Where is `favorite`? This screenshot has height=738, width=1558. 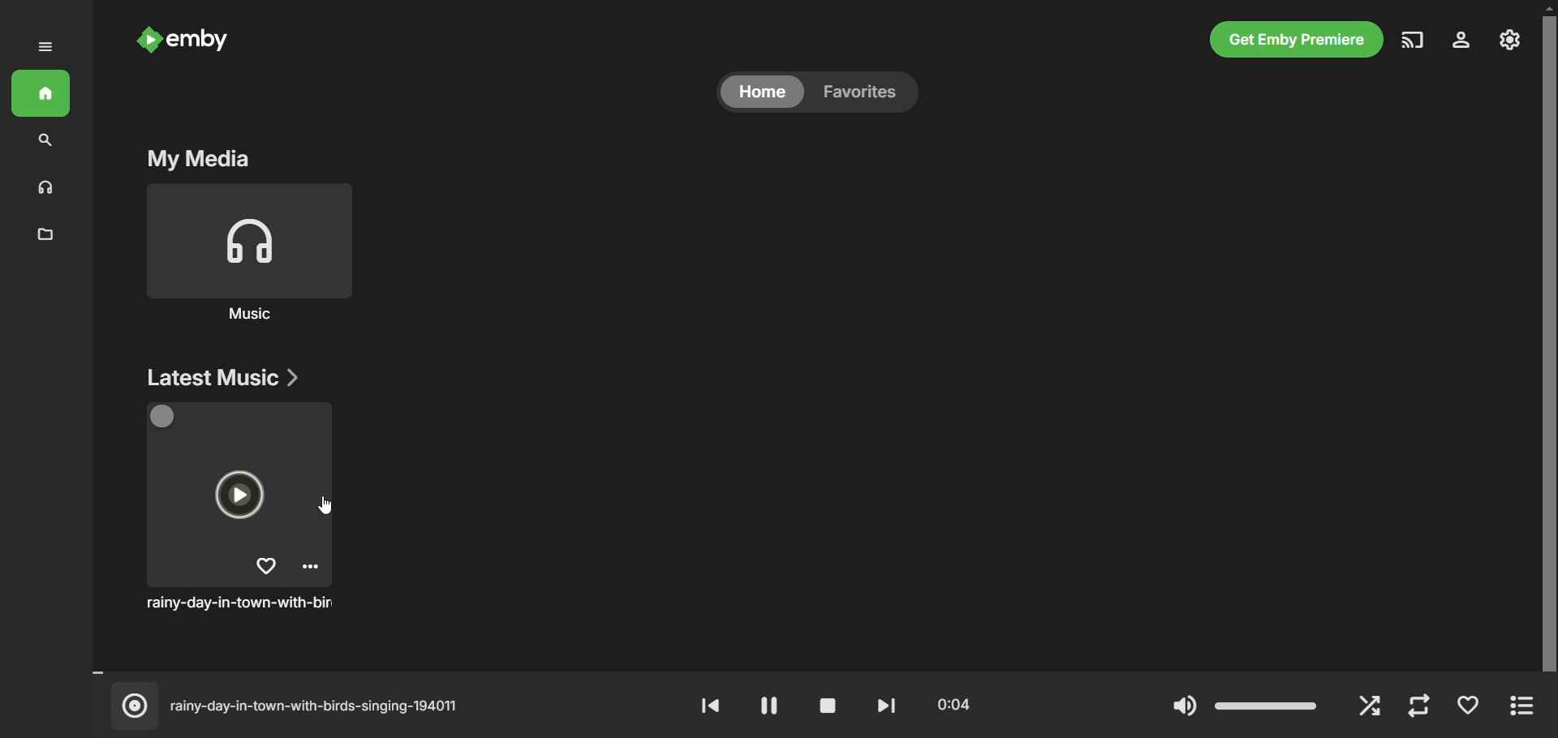 favorite is located at coordinates (1470, 708).